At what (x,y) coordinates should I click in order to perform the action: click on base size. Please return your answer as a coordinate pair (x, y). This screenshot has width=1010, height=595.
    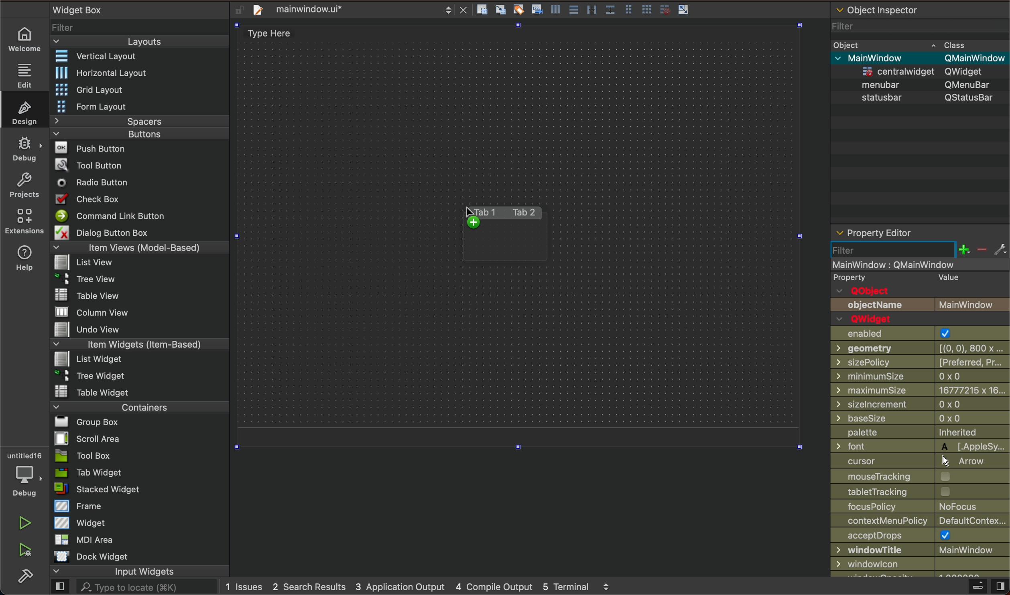
    Looking at the image, I should click on (920, 417).